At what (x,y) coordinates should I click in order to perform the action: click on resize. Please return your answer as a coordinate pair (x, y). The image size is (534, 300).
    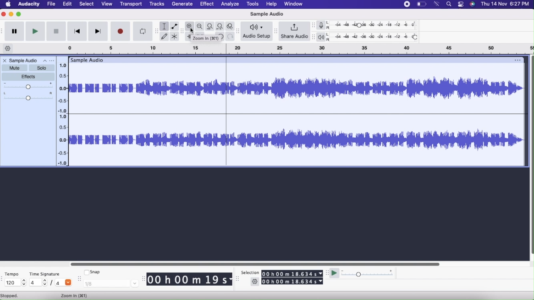
    Looking at the image, I should click on (327, 274).